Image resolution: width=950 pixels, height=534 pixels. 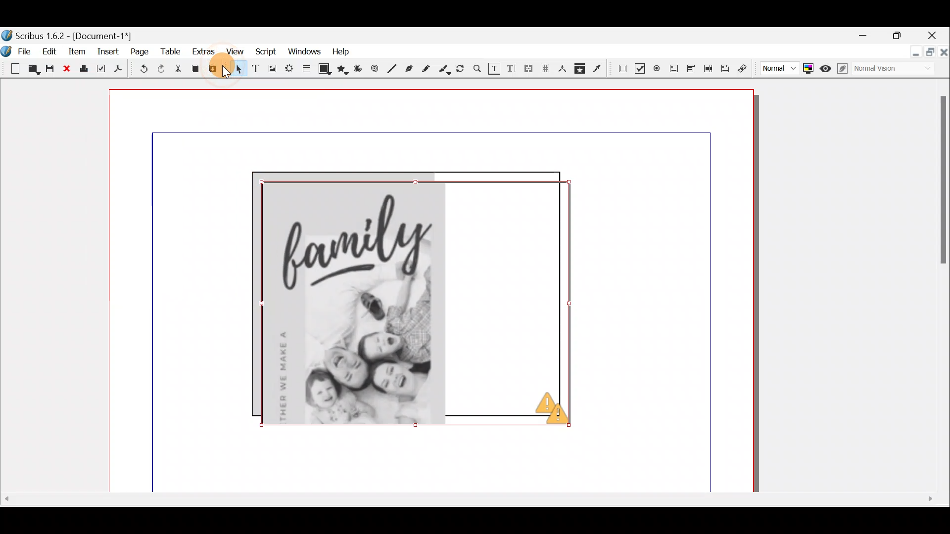 What do you see at coordinates (936, 33) in the screenshot?
I see `Close` at bounding box center [936, 33].